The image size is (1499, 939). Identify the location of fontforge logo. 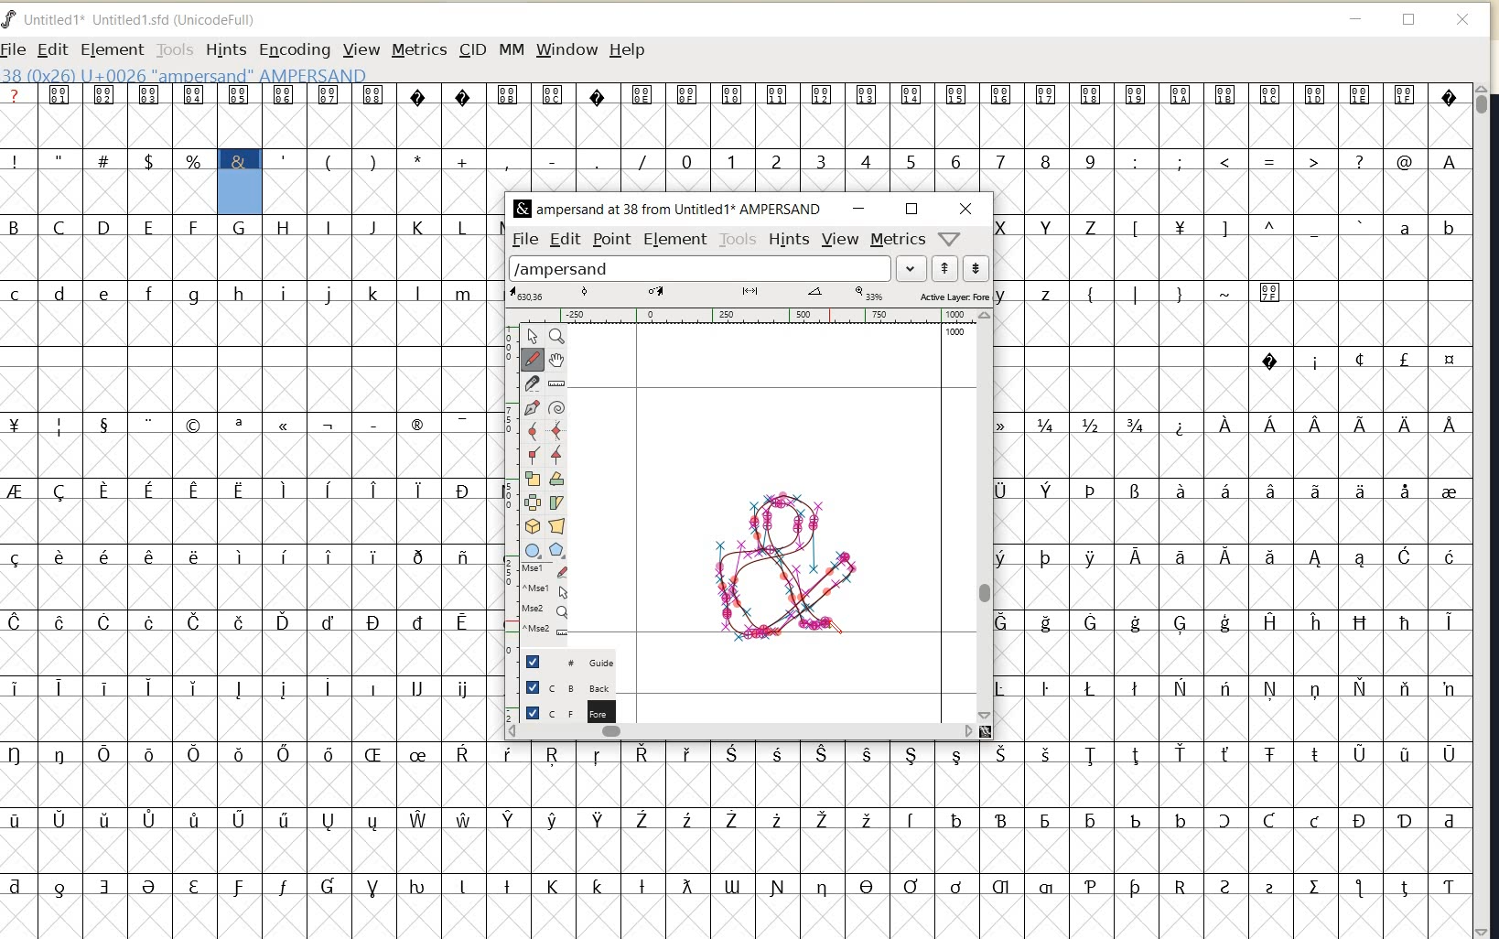
(9, 22).